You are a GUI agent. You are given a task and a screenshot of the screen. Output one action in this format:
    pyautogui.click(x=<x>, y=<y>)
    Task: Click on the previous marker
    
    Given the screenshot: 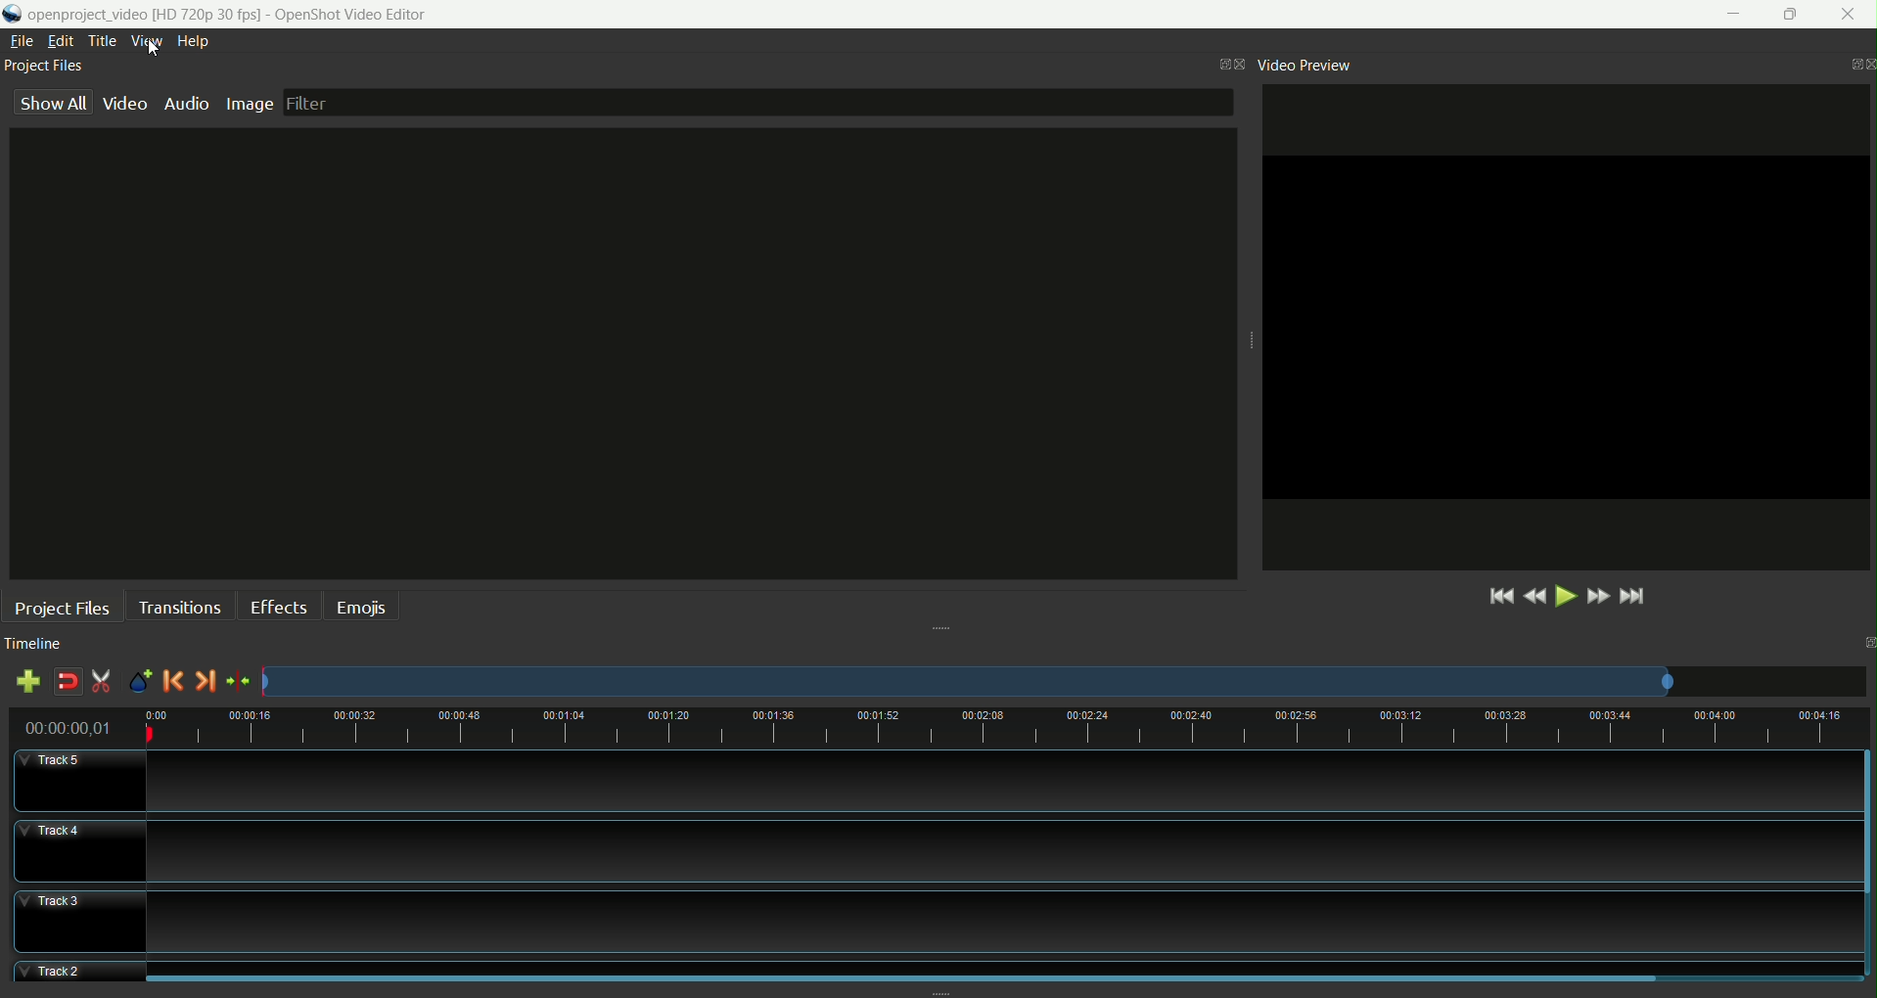 What is the action you would take?
    pyautogui.click(x=174, y=683)
    